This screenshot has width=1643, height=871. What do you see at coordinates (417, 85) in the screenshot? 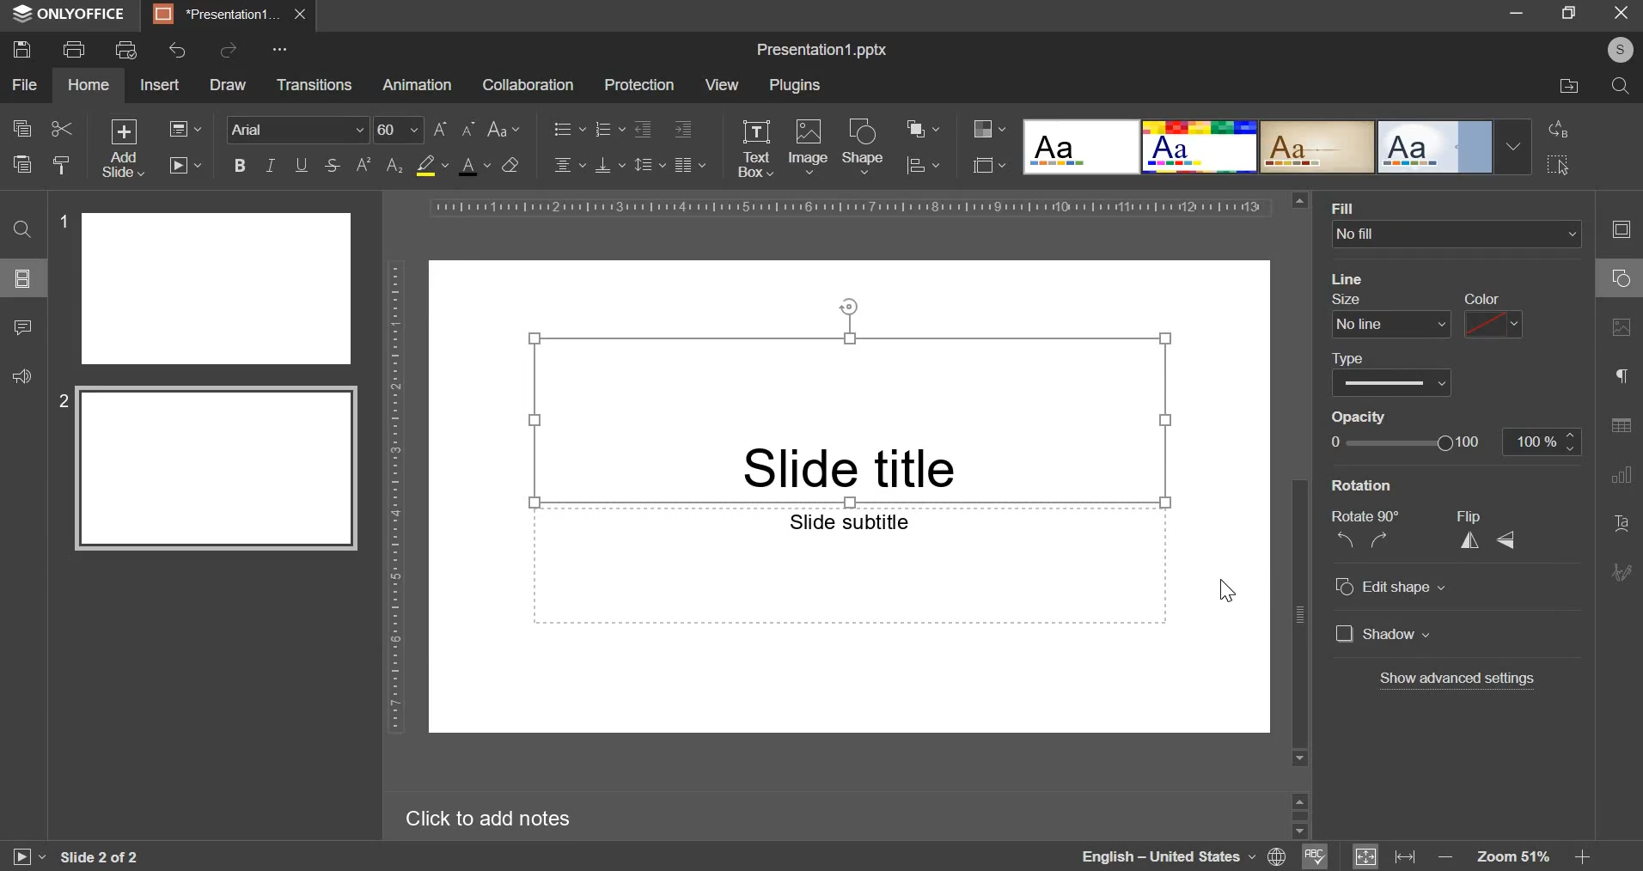
I see `animation` at bounding box center [417, 85].